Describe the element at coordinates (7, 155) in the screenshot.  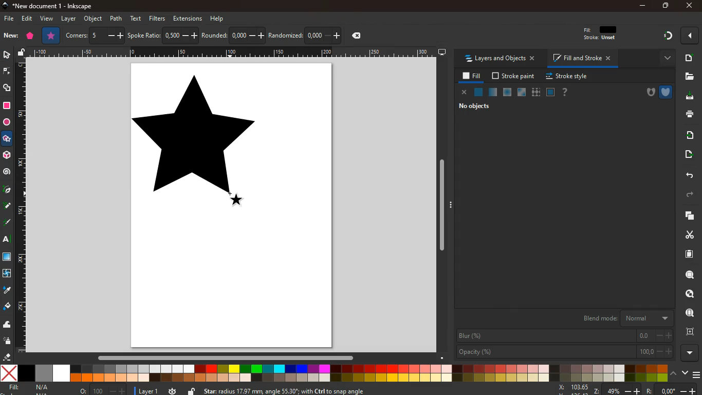
I see `3d tool` at that location.